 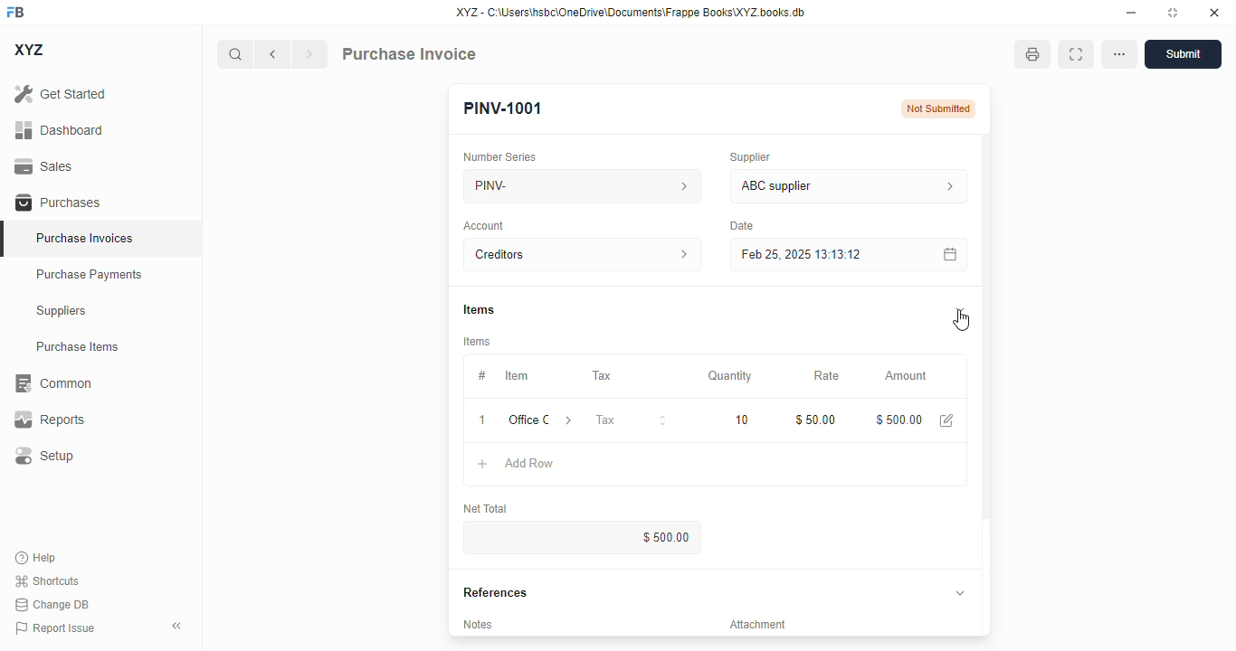 What do you see at coordinates (946, 420) in the screenshot?
I see `edit` at bounding box center [946, 420].